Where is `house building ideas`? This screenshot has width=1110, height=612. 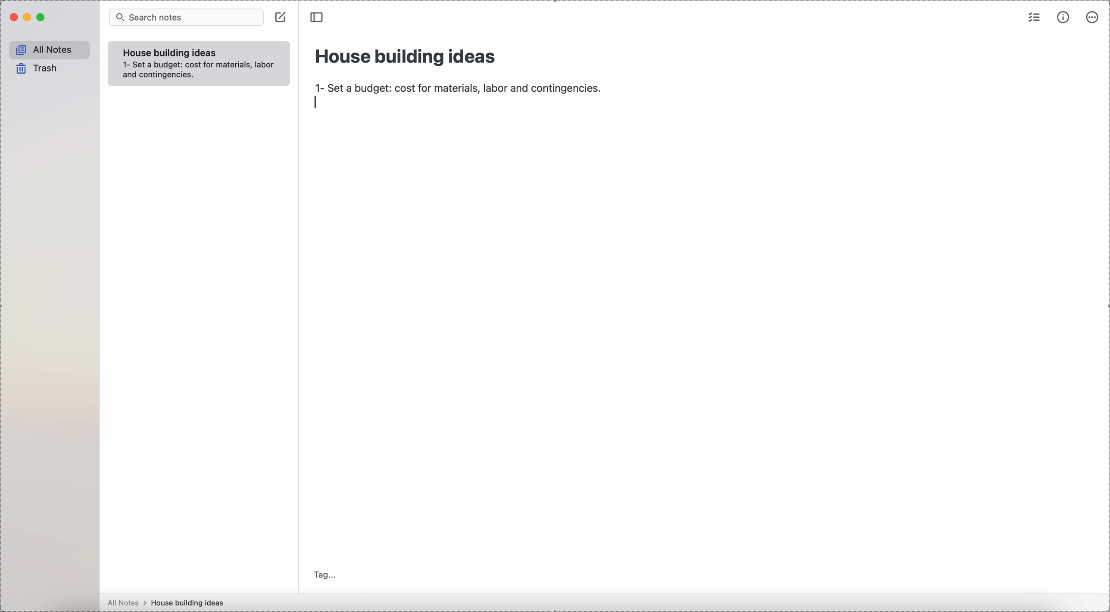 house building ideas is located at coordinates (190, 603).